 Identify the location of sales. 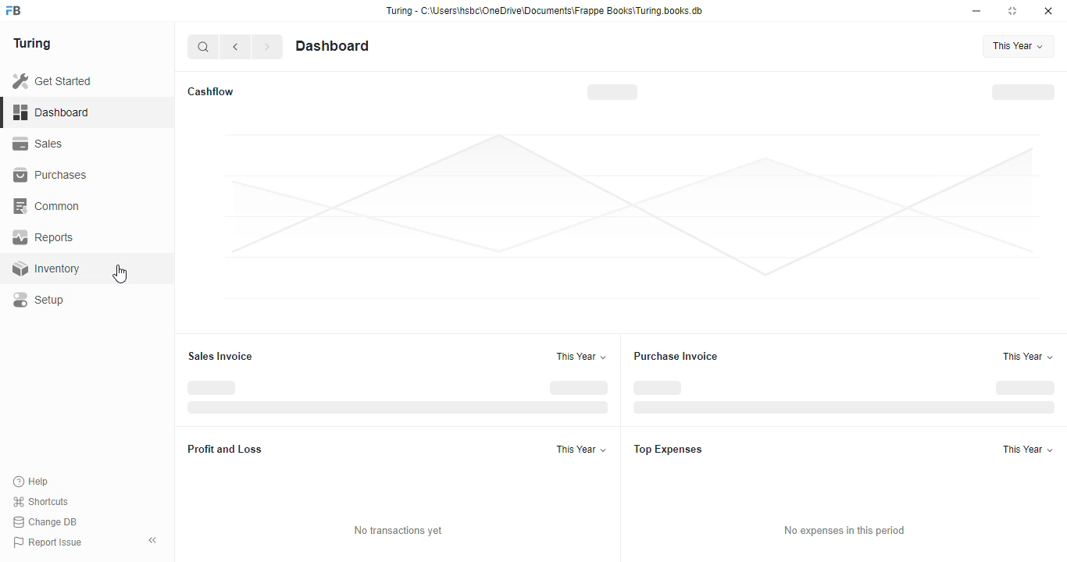
(37, 144).